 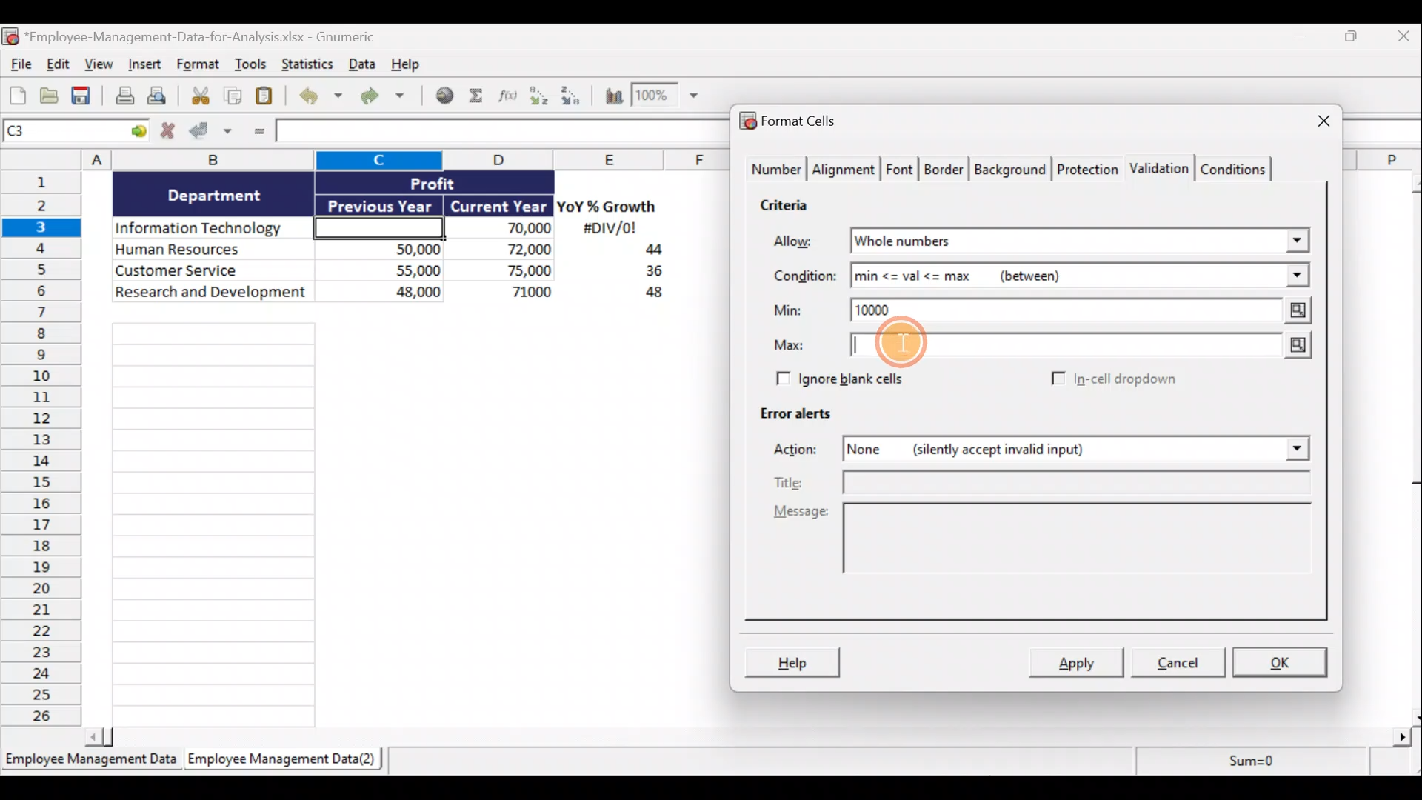 I want to click on *Employee-Management-Data-for-Analysis.xlsx - Gnumeric, so click(x=217, y=36).